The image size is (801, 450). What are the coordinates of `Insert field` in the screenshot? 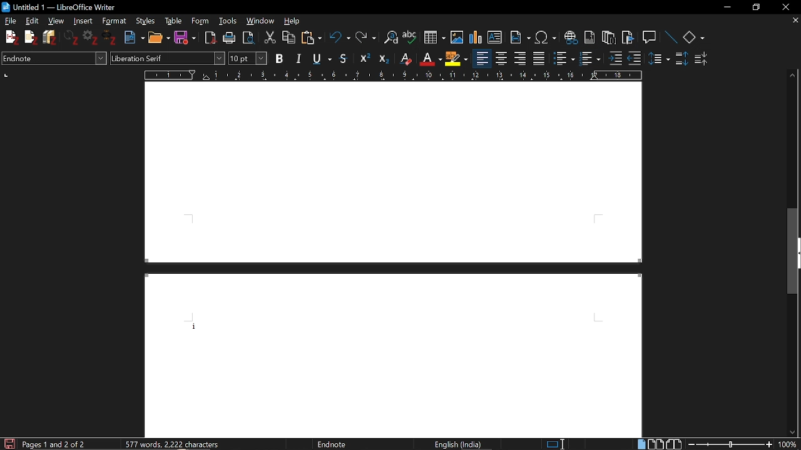 It's located at (521, 38).